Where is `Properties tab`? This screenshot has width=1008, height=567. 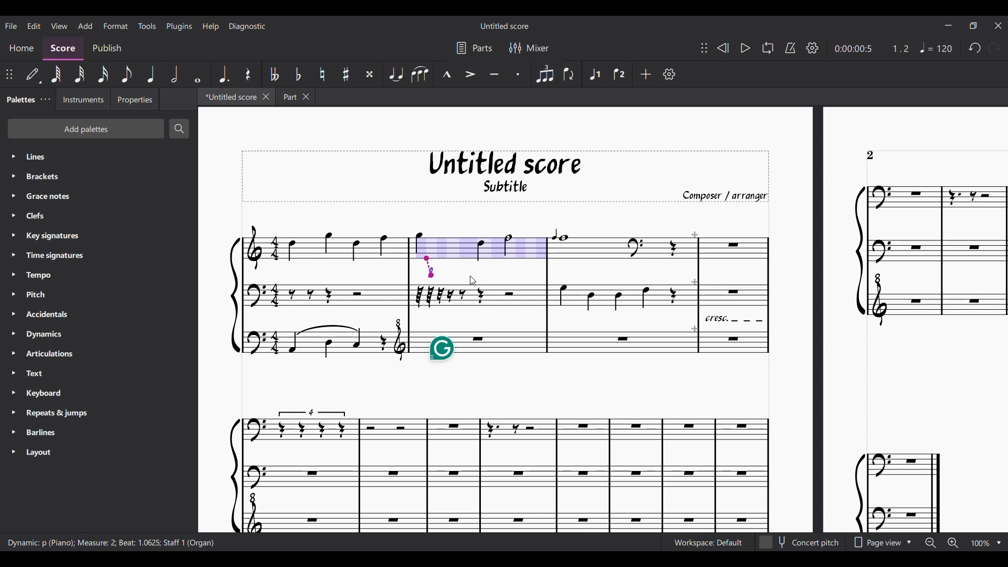 Properties tab is located at coordinates (134, 99).